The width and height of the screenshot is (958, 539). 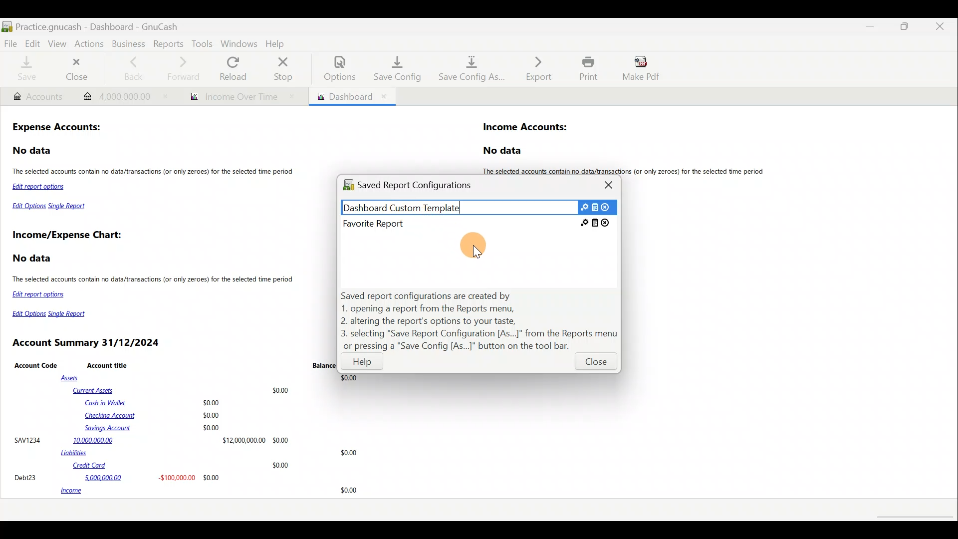 I want to click on Options, so click(x=335, y=68).